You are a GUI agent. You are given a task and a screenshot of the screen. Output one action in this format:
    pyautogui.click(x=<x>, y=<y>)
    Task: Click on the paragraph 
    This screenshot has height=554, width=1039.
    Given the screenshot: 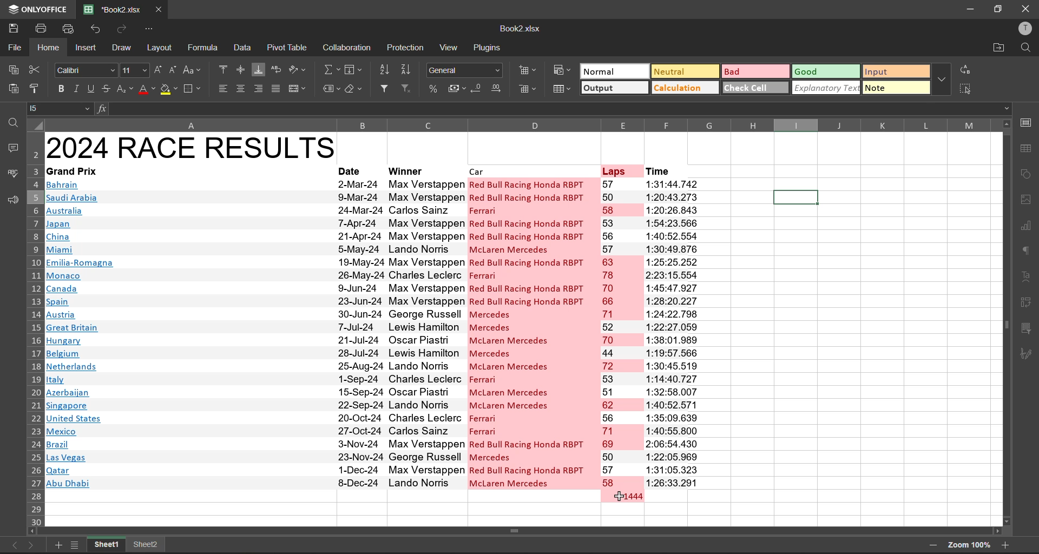 What is the action you would take?
    pyautogui.click(x=1025, y=252)
    